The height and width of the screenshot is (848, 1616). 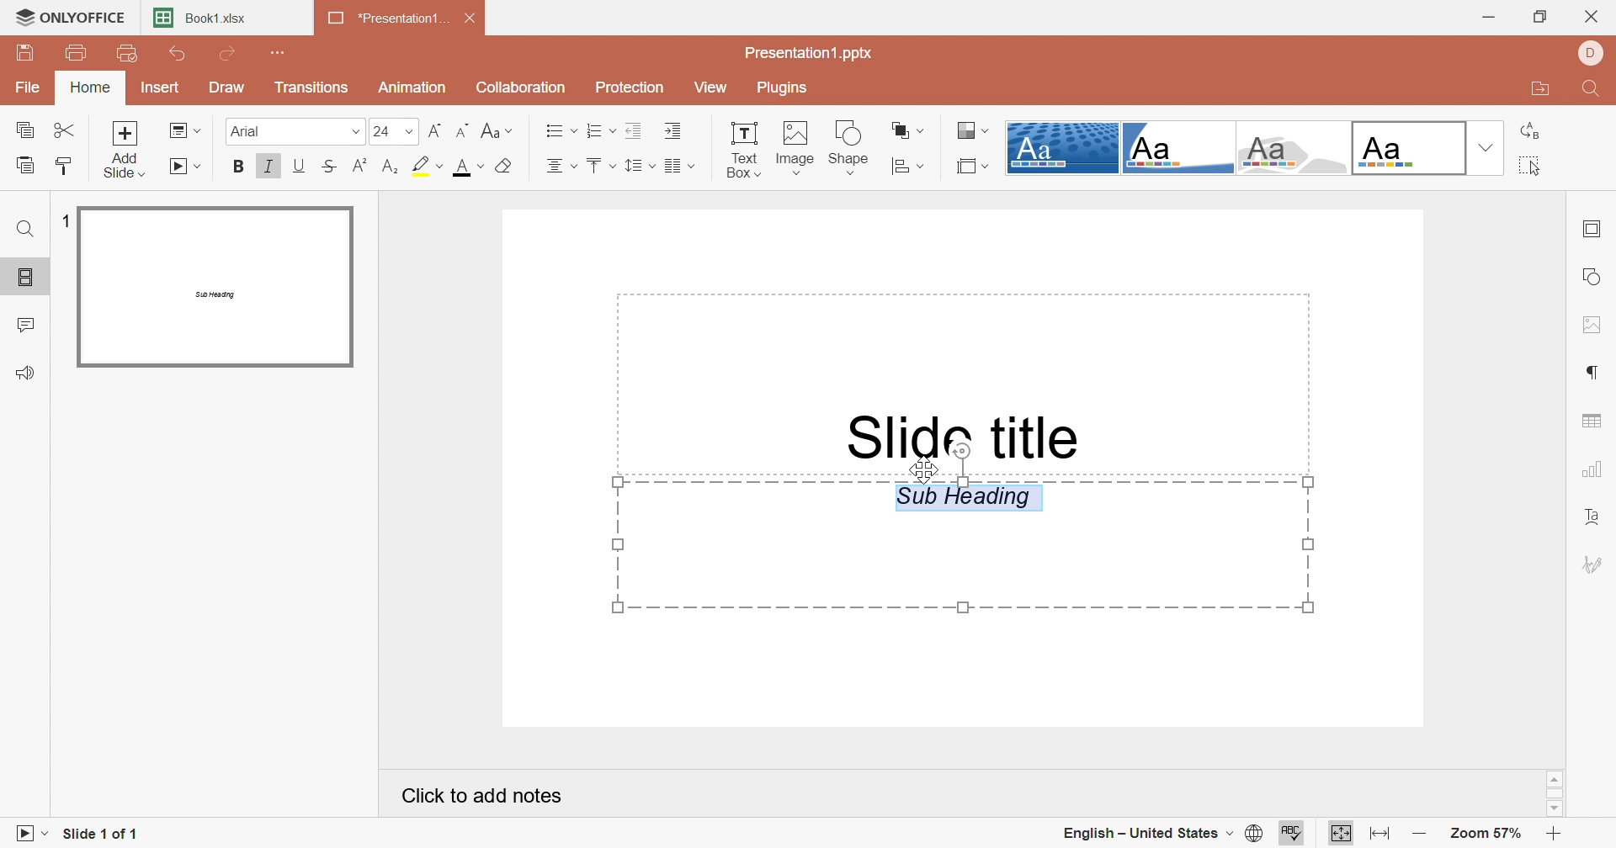 What do you see at coordinates (791, 89) in the screenshot?
I see `Plugins` at bounding box center [791, 89].